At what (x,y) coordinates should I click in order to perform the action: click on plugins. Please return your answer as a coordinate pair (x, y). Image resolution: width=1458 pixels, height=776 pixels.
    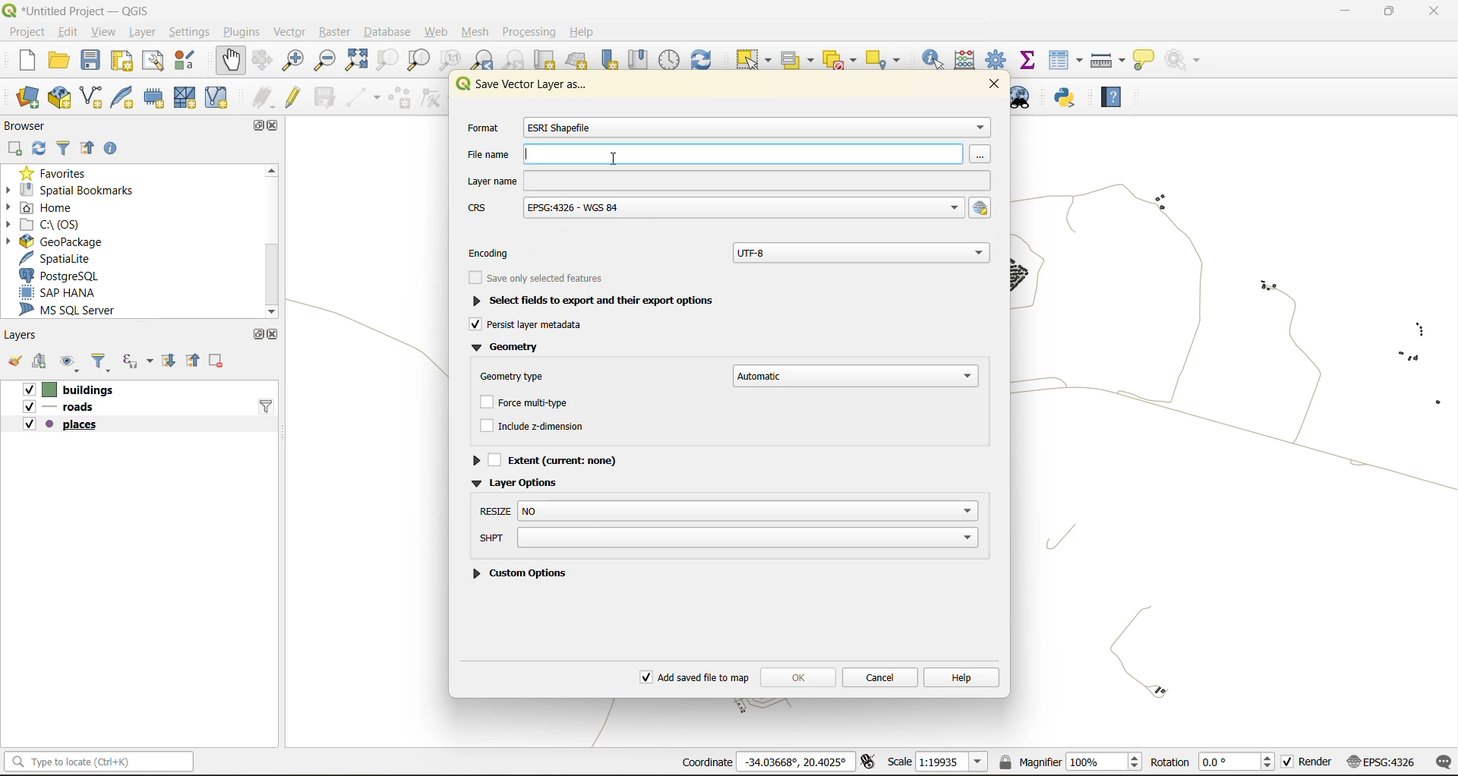
    Looking at the image, I should click on (242, 32).